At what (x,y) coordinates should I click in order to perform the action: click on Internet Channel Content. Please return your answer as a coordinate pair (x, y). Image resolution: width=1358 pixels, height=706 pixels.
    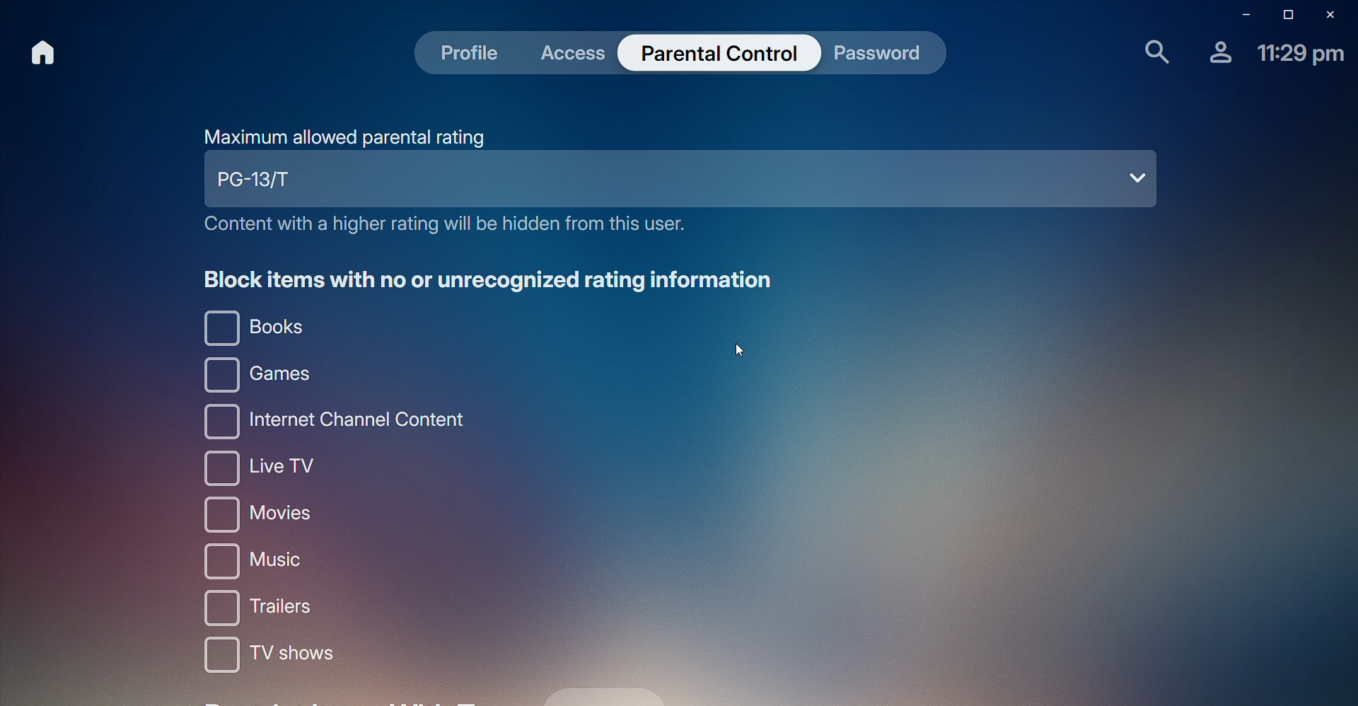
    Looking at the image, I should click on (330, 421).